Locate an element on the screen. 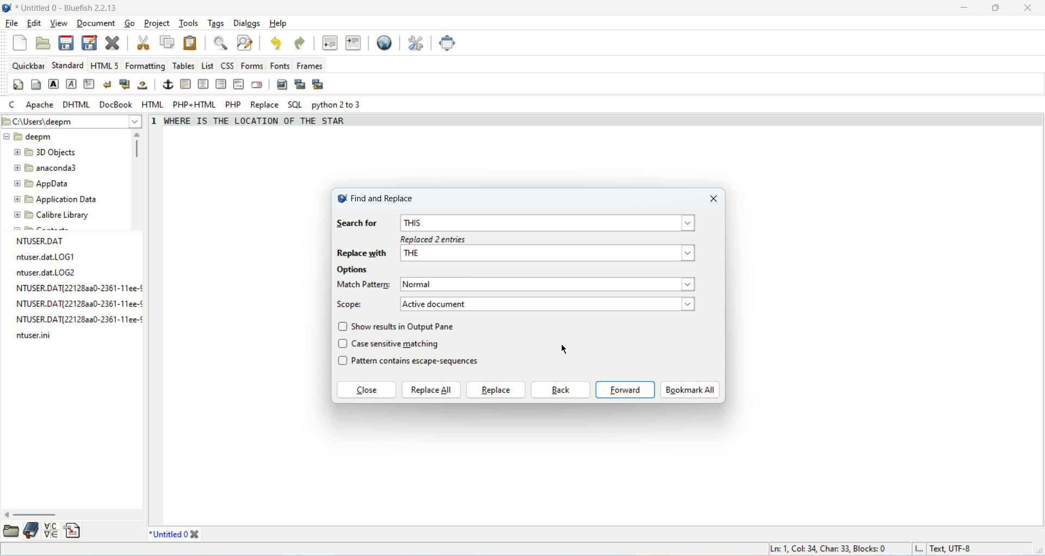  formatting is located at coordinates (144, 66).